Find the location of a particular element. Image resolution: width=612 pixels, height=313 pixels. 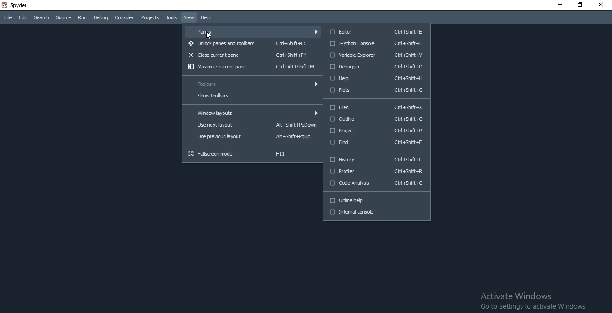

Help is located at coordinates (376, 78).